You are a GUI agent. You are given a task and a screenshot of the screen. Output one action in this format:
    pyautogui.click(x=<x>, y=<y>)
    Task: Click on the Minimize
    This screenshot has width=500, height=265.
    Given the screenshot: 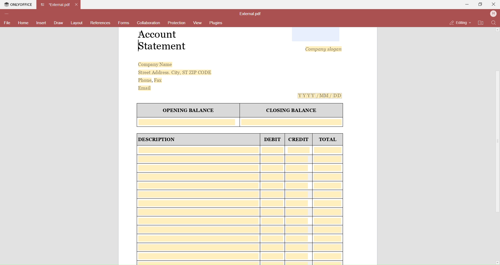 What is the action you would take?
    pyautogui.click(x=465, y=5)
    